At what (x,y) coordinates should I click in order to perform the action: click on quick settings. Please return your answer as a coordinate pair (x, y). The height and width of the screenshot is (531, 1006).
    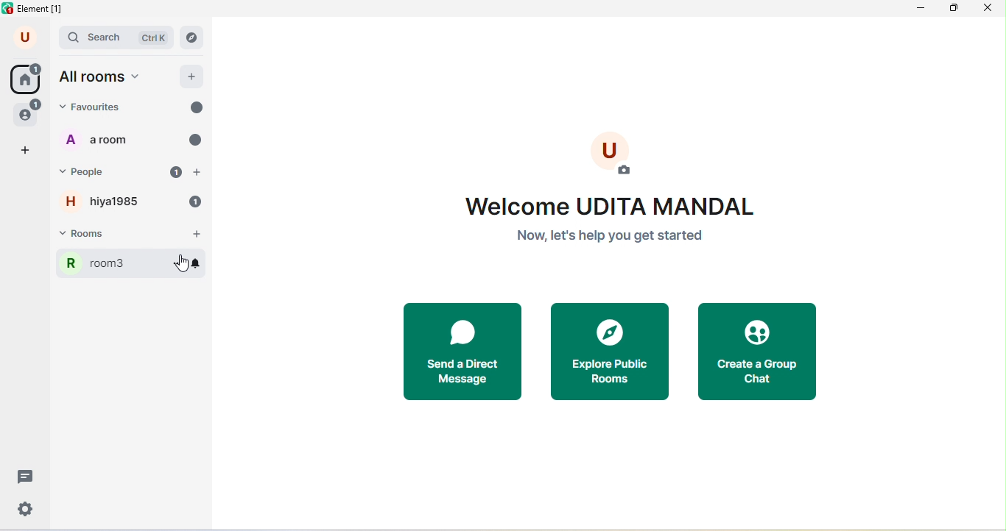
    Looking at the image, I should click on (27, 509).